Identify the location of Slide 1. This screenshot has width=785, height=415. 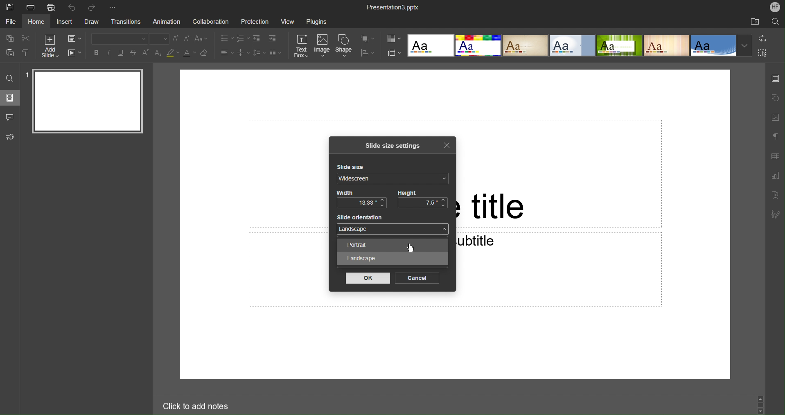
(85, 102).